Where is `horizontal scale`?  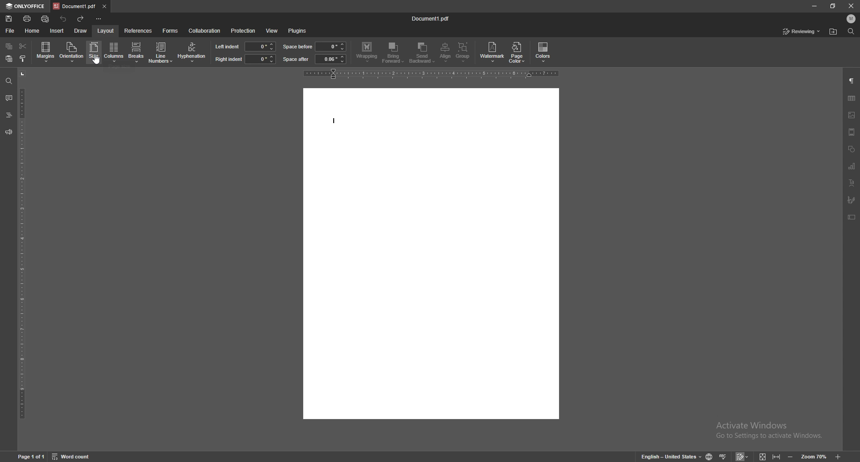 horizontal scale is located at coordinates (432, 73).